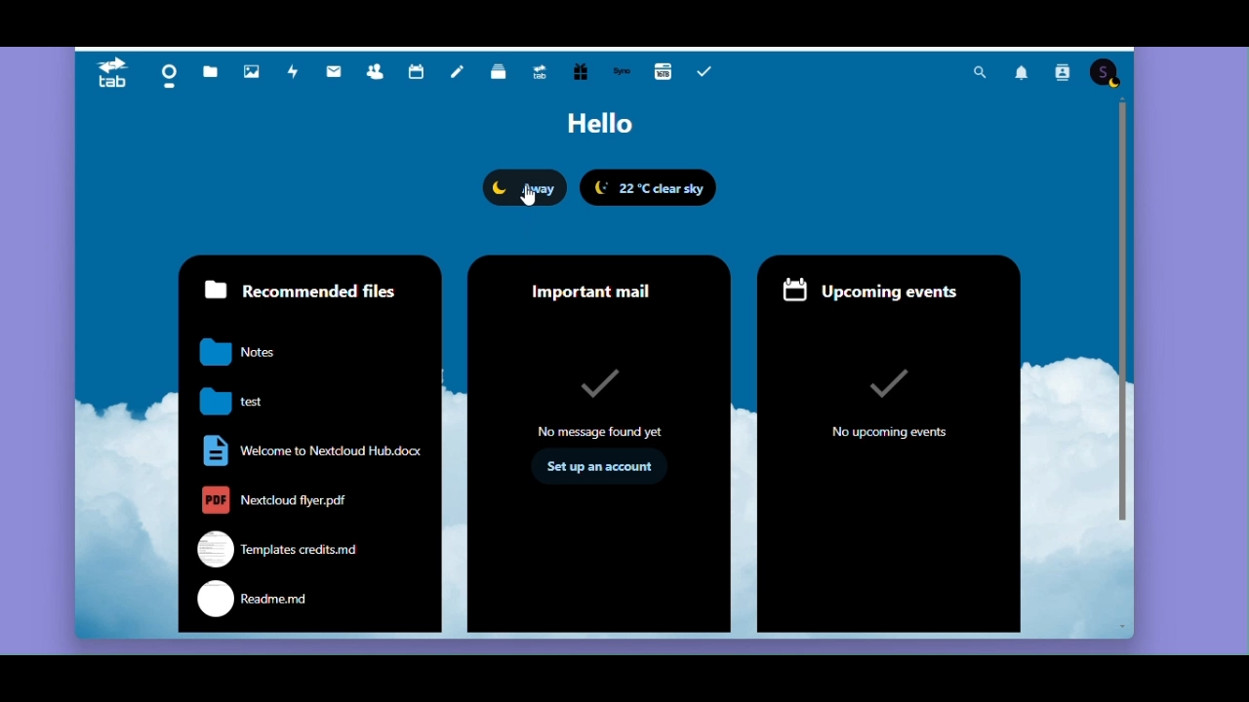 This screenshot has height=702, width=1249. I want to click on Important mail, so click(598, 284).